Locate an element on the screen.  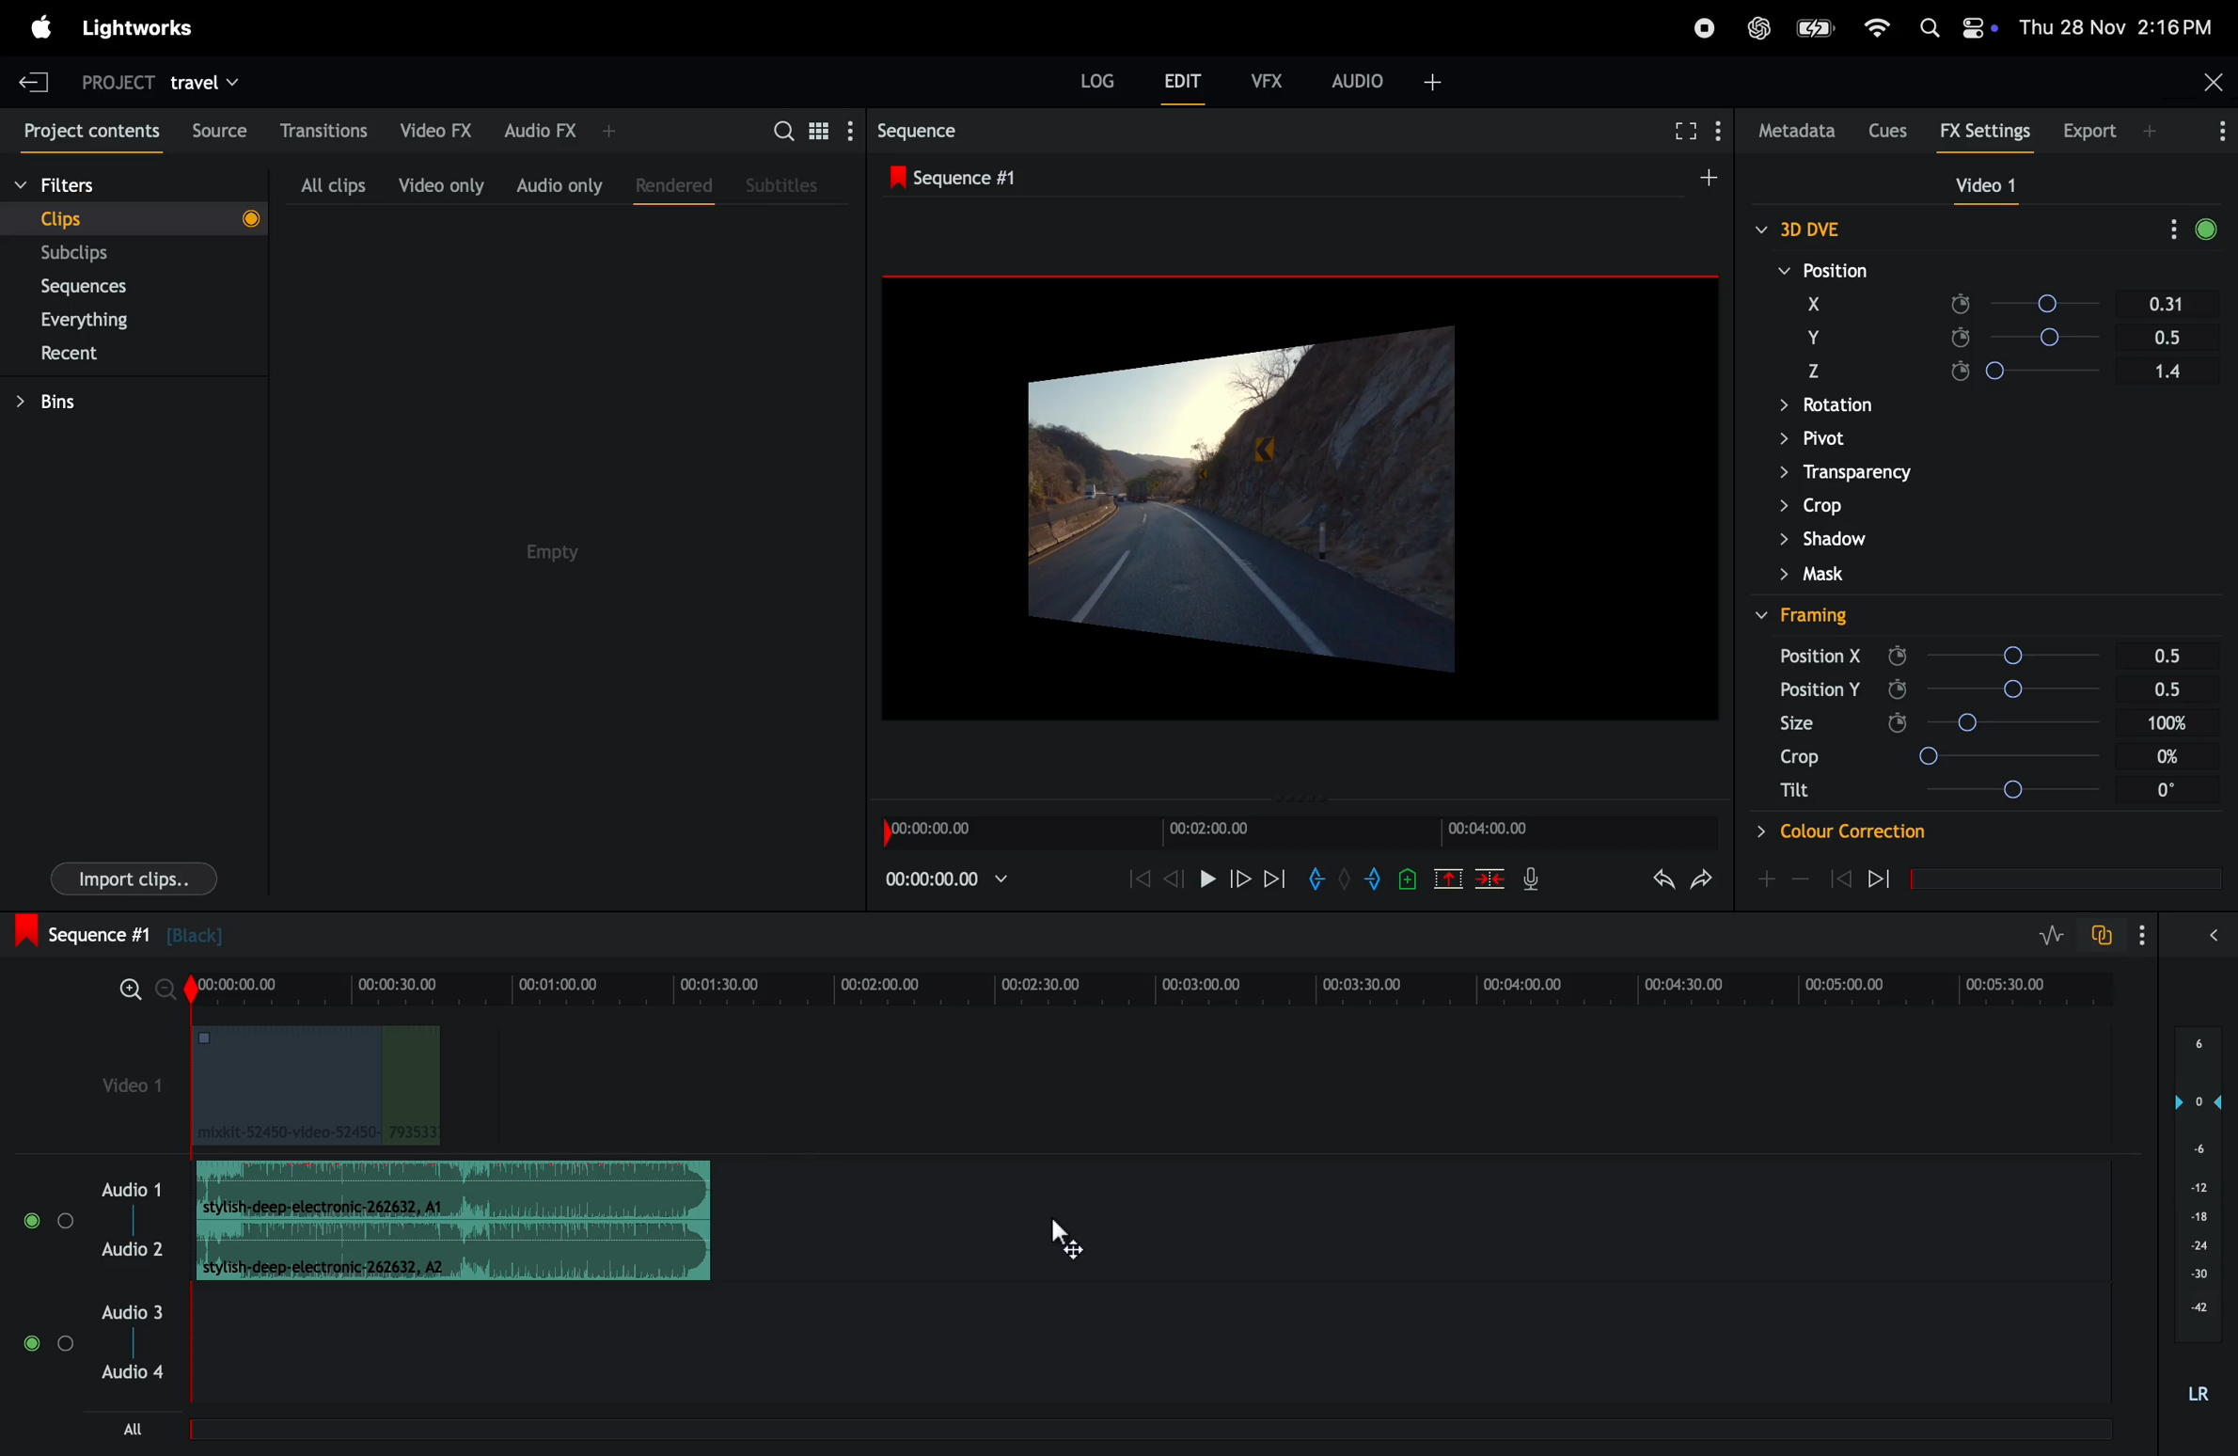
remove key frame  is located at coordinates (1801, 878).